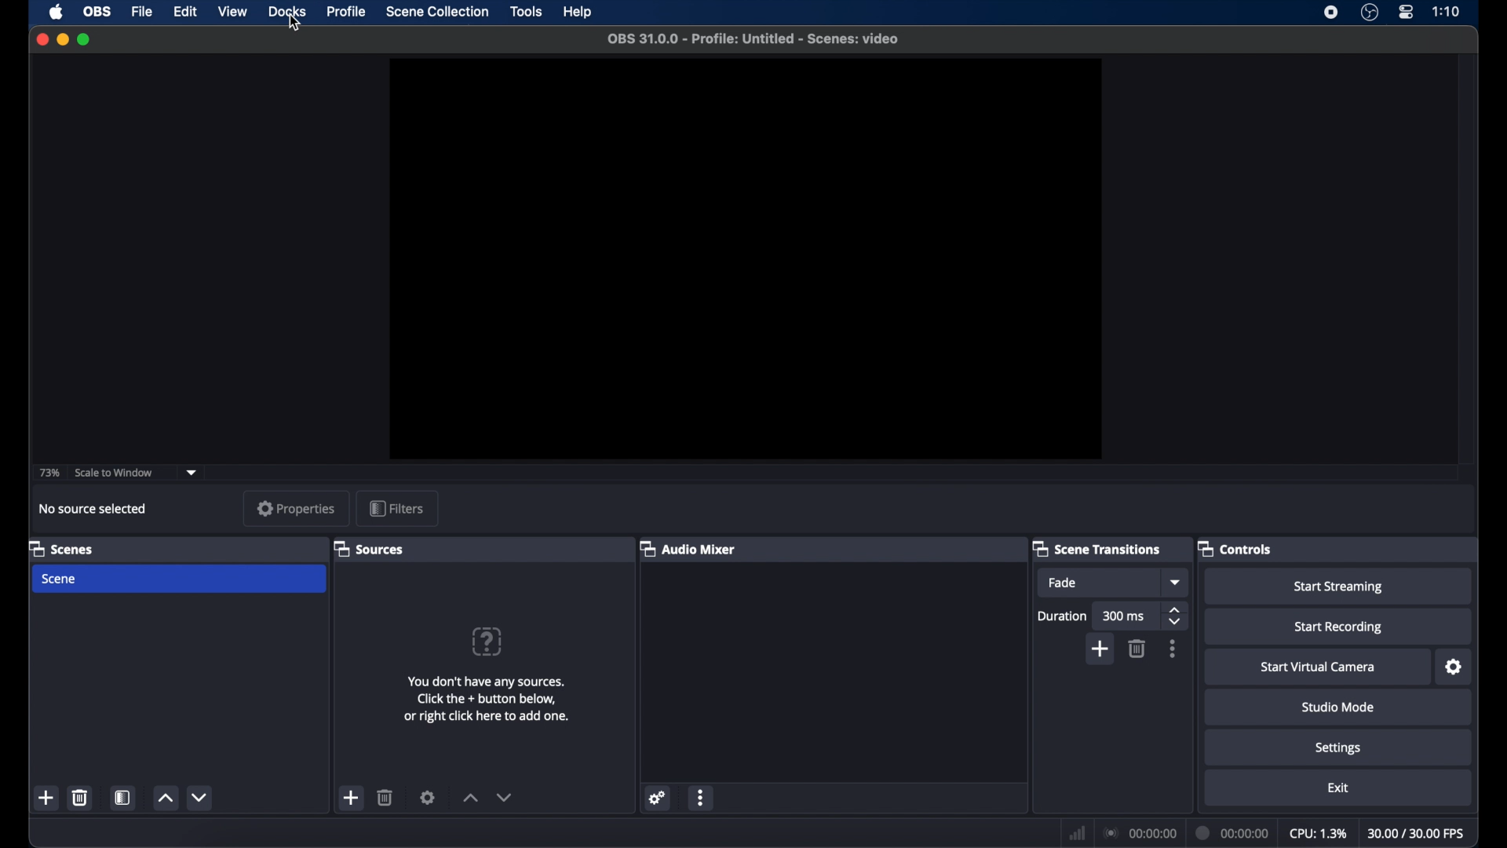 The image size is (1507, 848). What do you see at coordinates (296, 507) in the screenshot?
I see `properties` at bounding box center [296, 507].